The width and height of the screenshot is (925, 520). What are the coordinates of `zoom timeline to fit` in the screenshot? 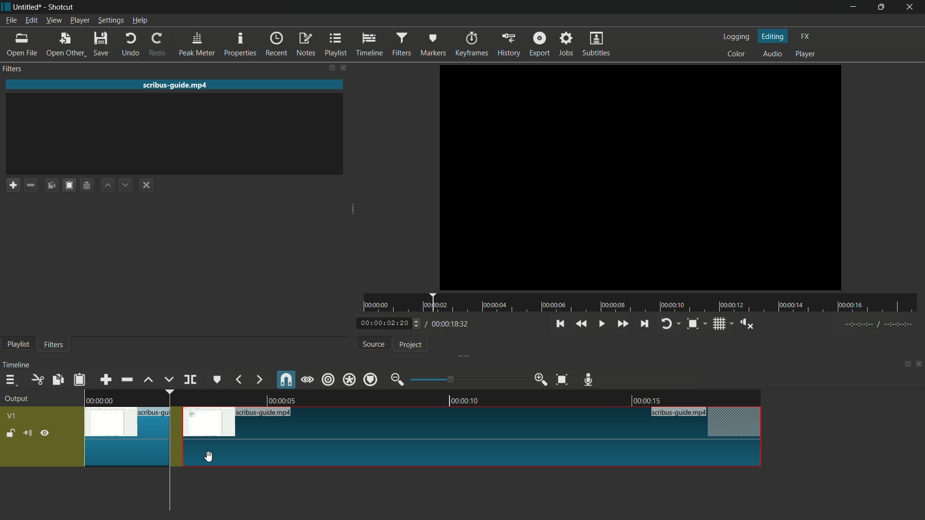 It's located at (562, 379).